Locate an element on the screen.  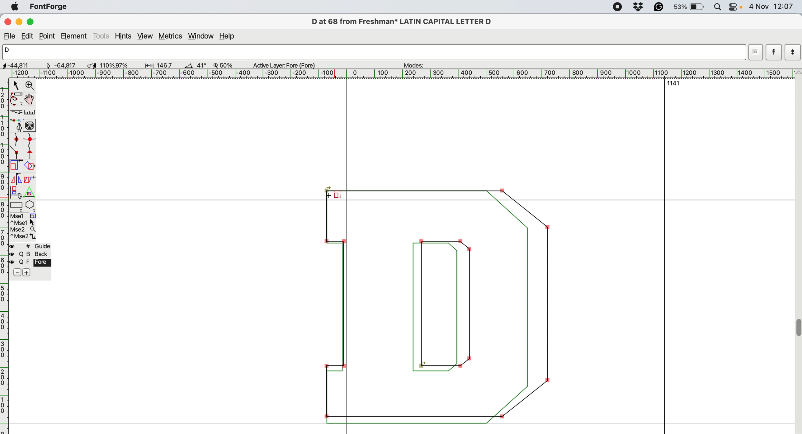
add point and drag is located at coordinates (16, 125).